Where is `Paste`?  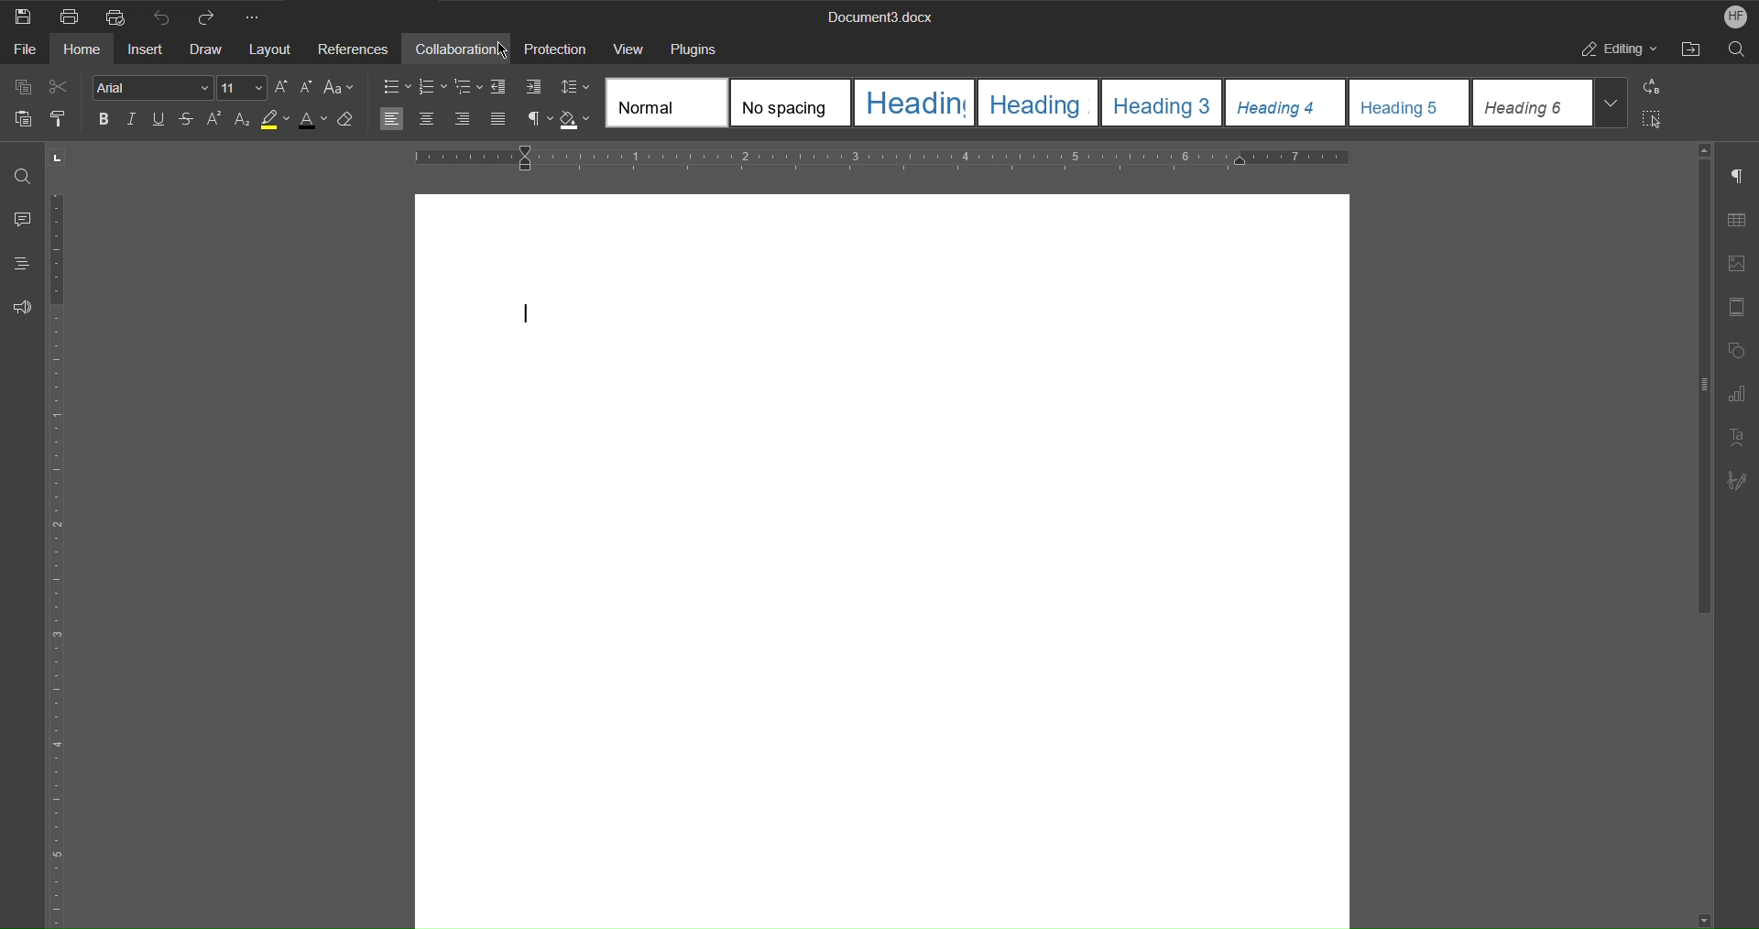
Paste is located at coordinates (26, 118).